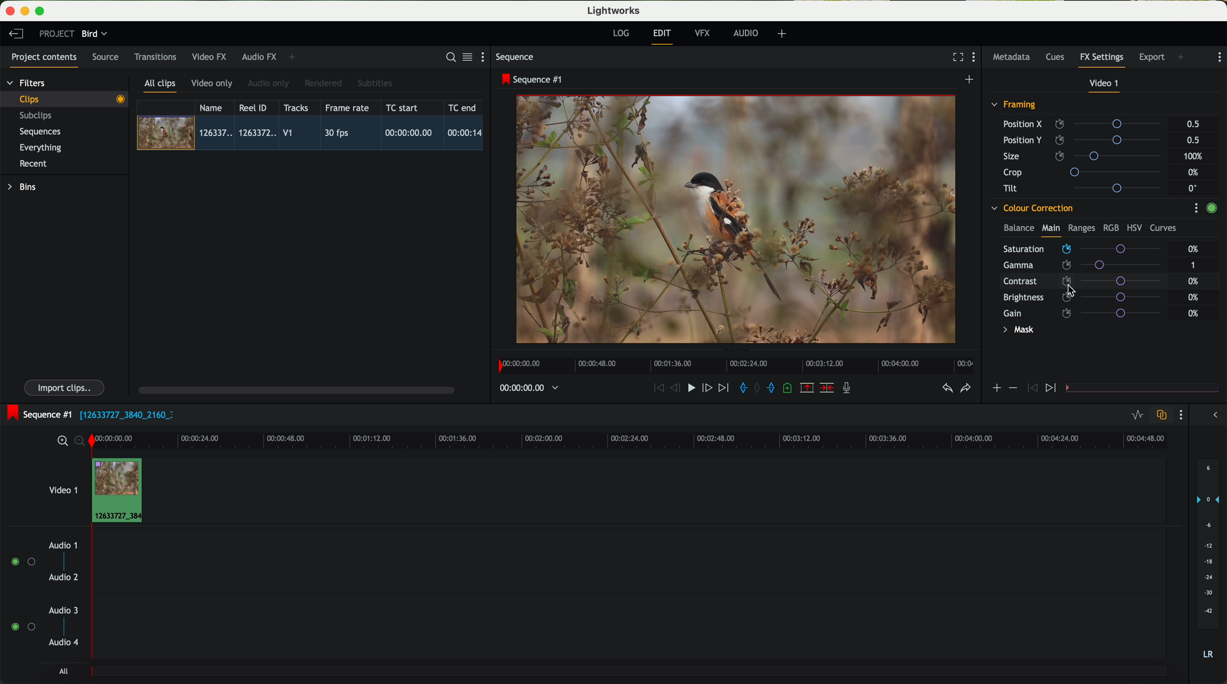  Describe the element at coordinates (1196, 208) in the screenshot. I see `show settings menu` at that location.